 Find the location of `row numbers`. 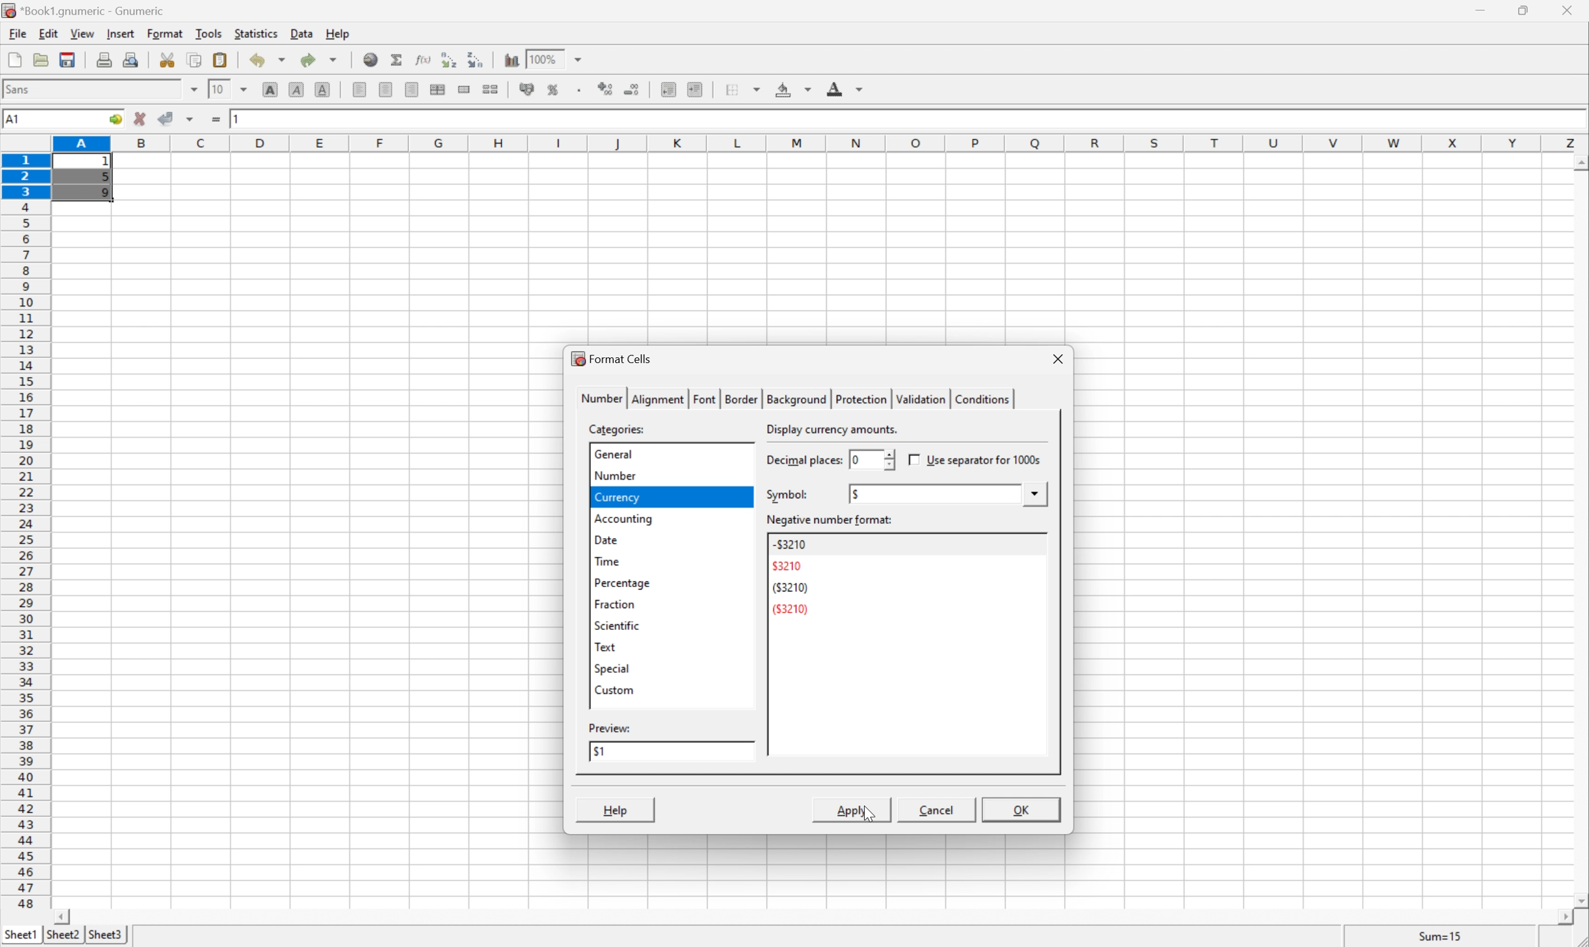

row numbers is located at coordinates (25, 532).